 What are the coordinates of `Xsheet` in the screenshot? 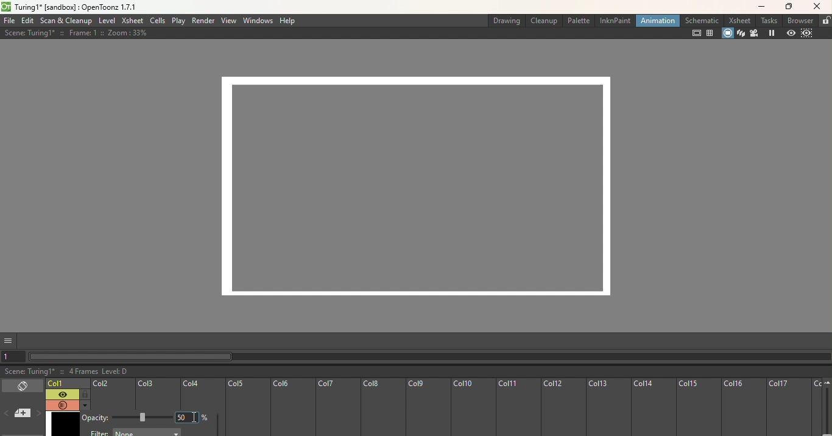 It's located at (737, 21).